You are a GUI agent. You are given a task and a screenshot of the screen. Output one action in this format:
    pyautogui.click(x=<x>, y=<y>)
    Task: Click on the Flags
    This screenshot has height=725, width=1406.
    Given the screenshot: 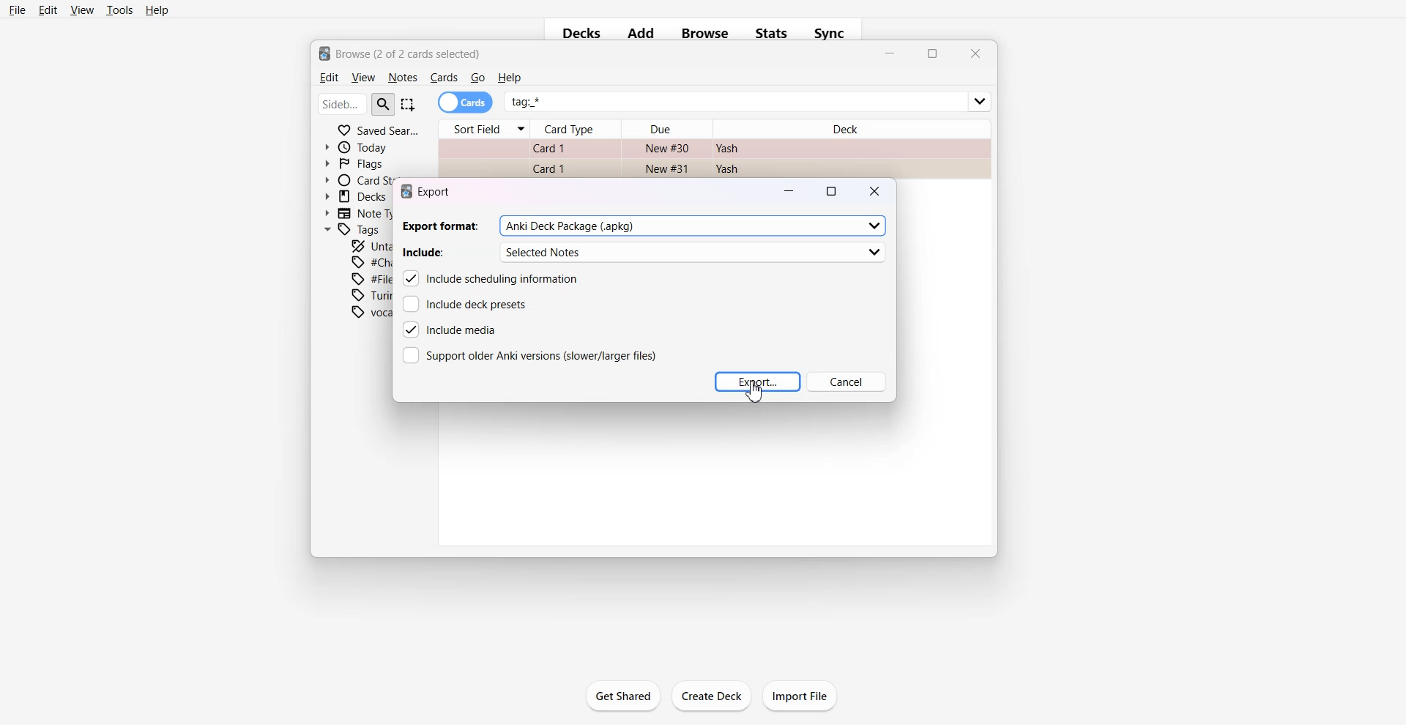 What is the action you would take?
    pyautogui.click(x=354, y=163)
    